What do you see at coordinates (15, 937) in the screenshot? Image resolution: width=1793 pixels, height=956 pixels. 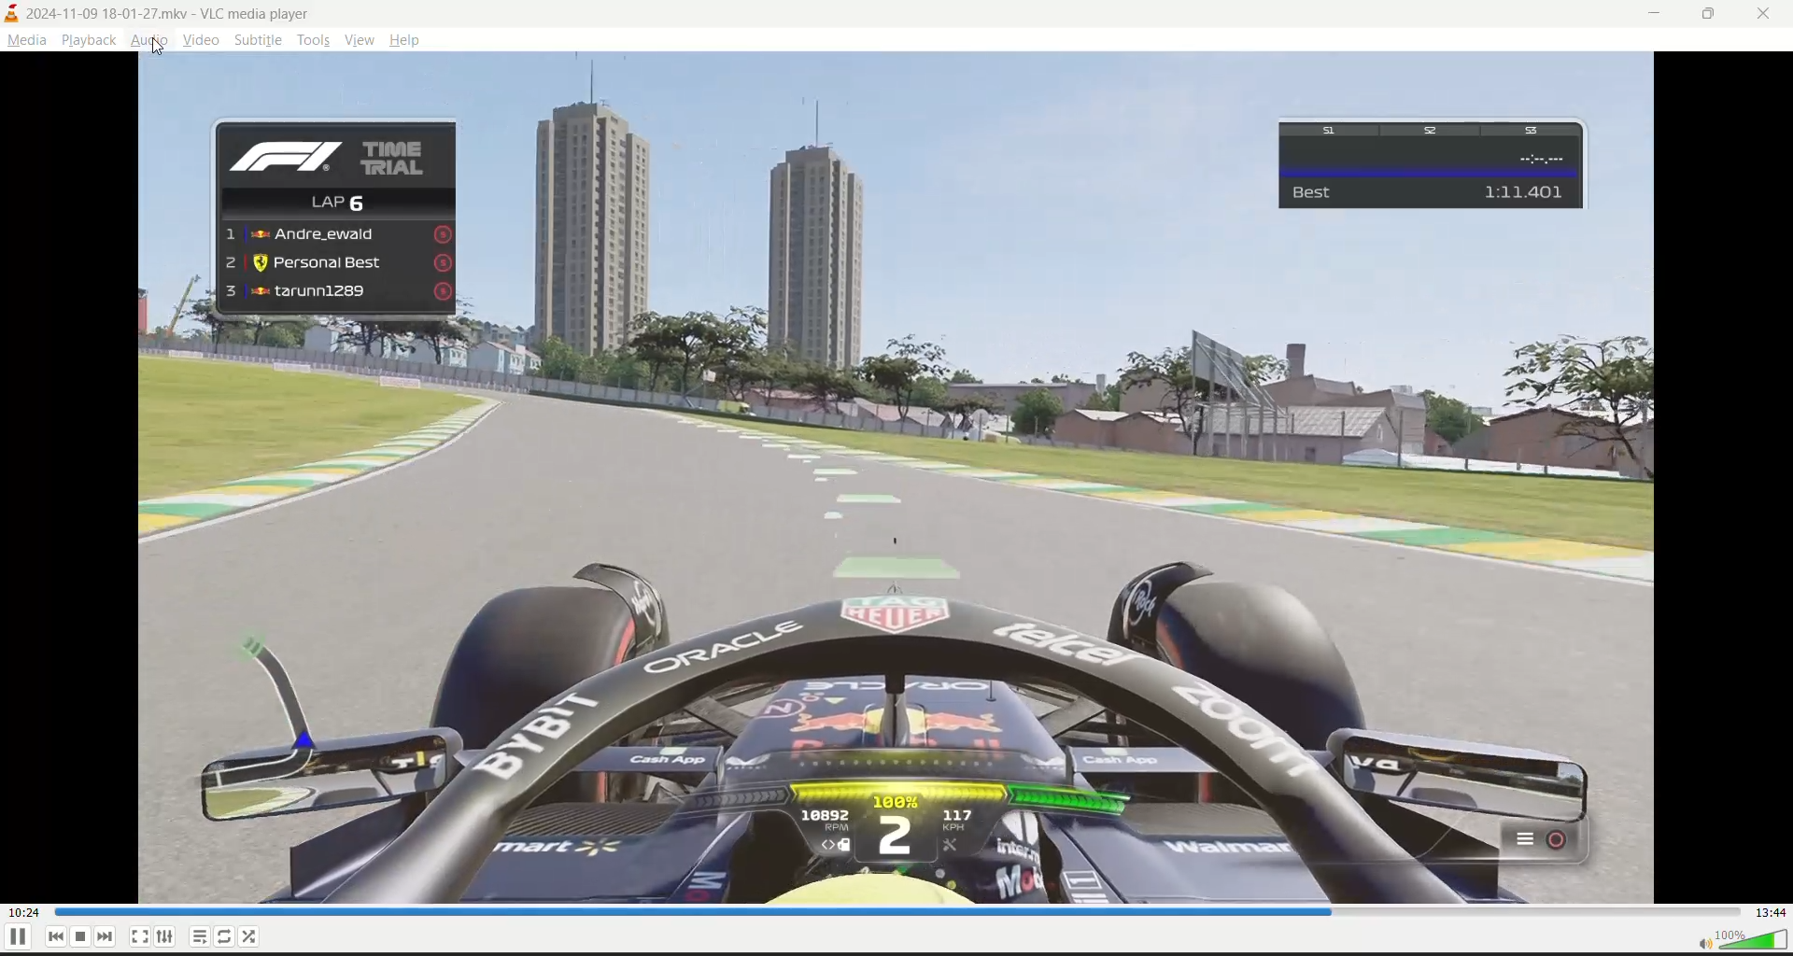 I see `pause` at bounding box center [15, 937].